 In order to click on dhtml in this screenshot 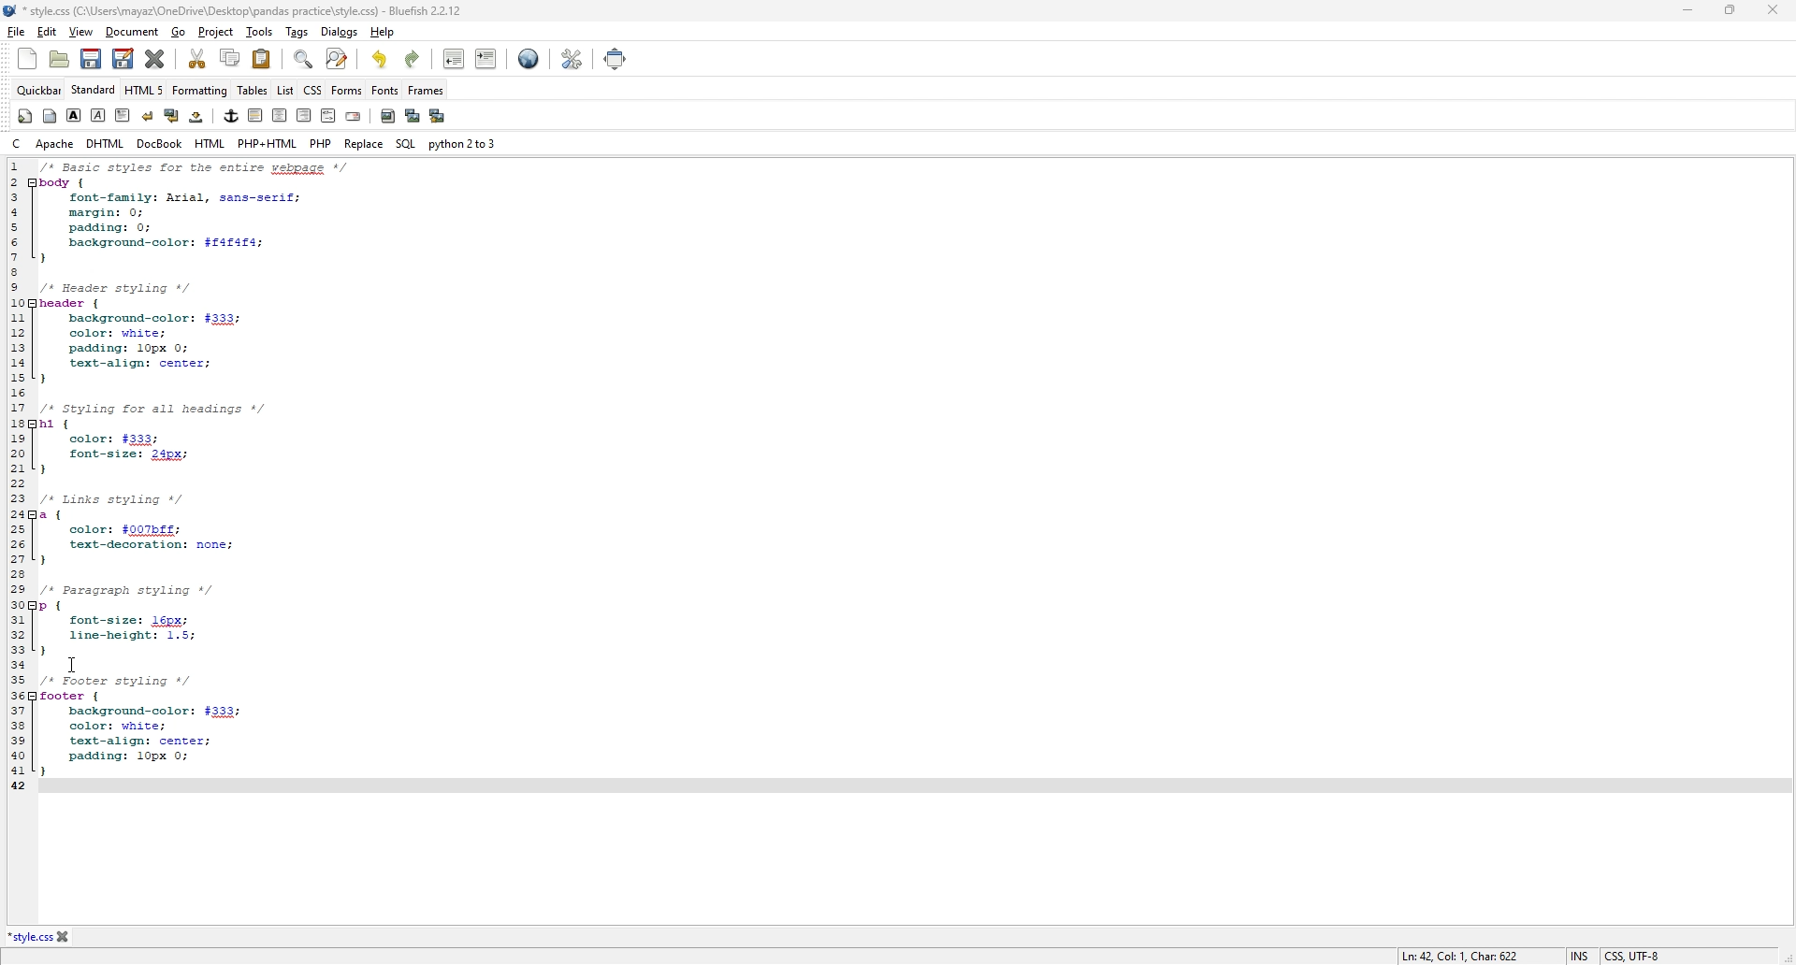, I will do `click(107, 143)`.